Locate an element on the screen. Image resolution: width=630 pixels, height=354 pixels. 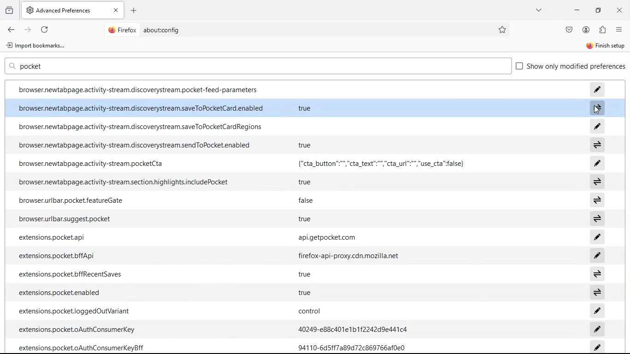
edit is located at coordinates (597, 237).